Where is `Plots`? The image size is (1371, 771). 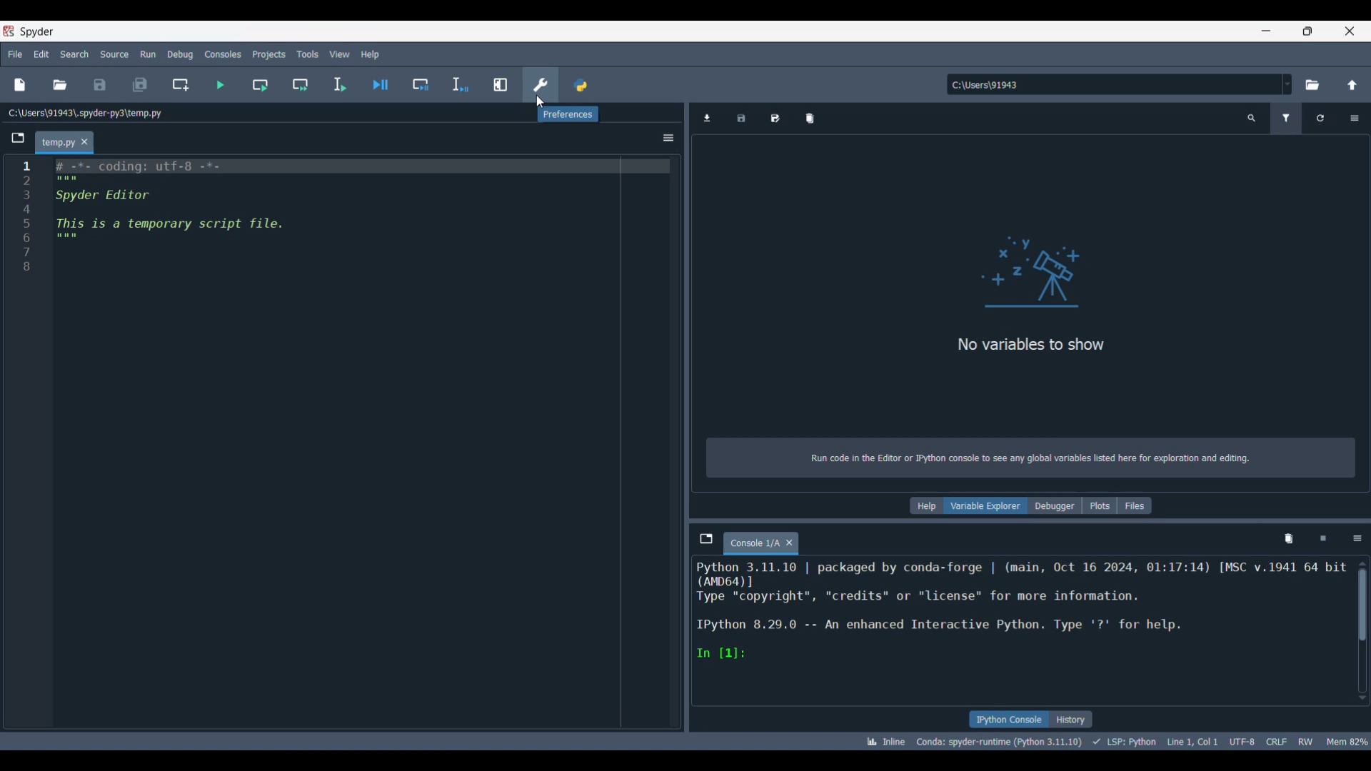 Plots is located at coordinates (1100, 505).